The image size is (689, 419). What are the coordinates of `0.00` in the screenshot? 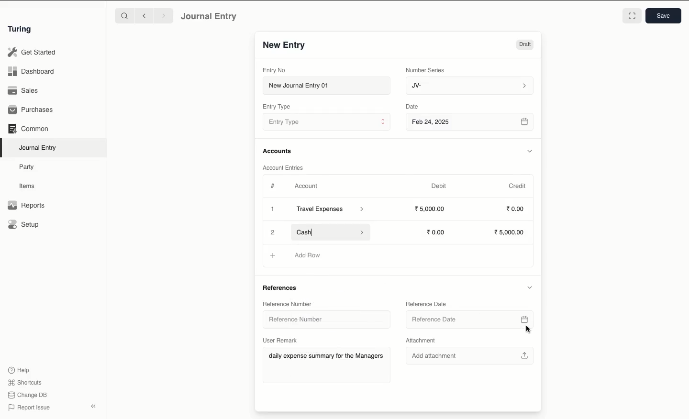 It's located at (516, 208).